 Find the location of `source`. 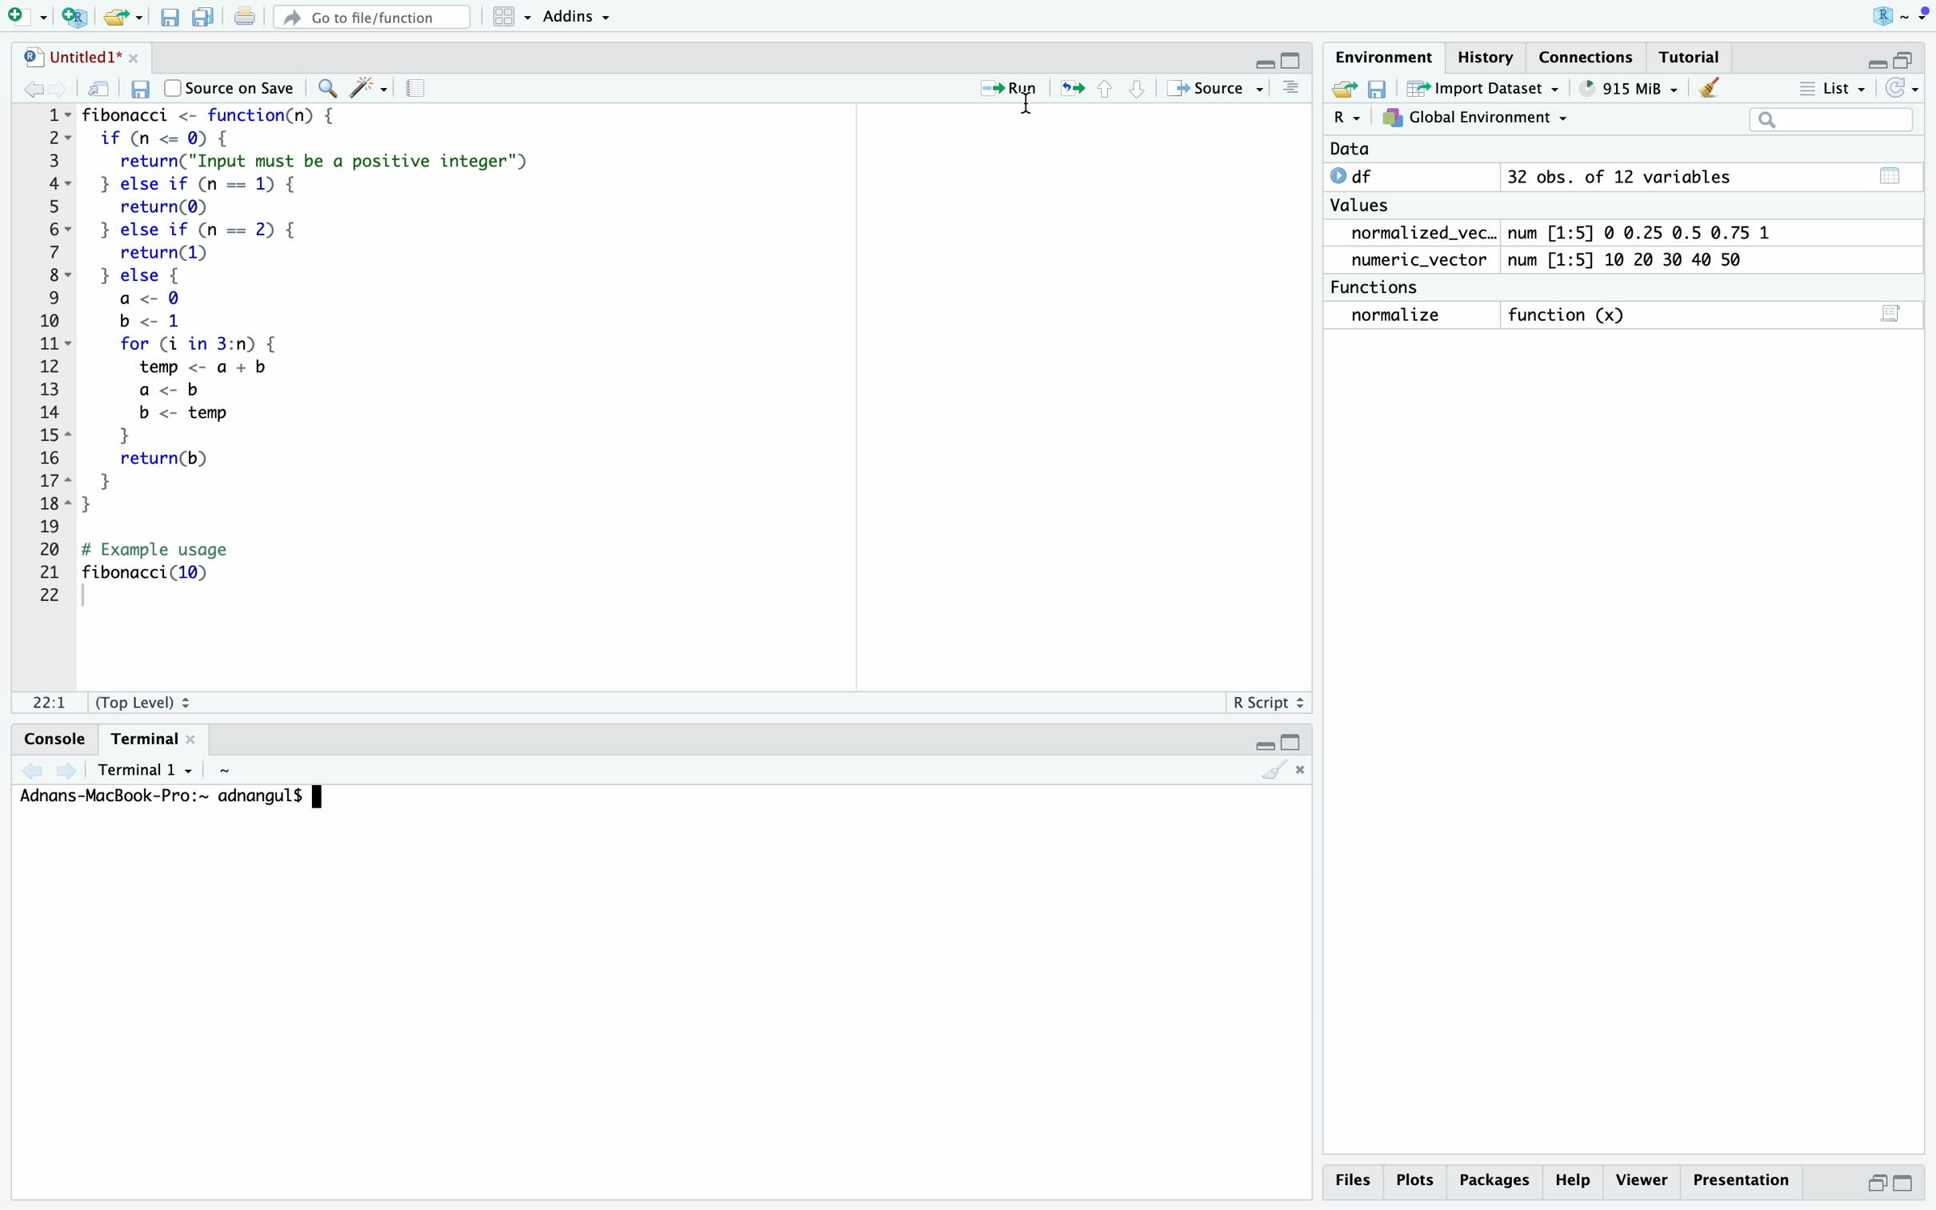

source is located at coordinates (1214, 87).